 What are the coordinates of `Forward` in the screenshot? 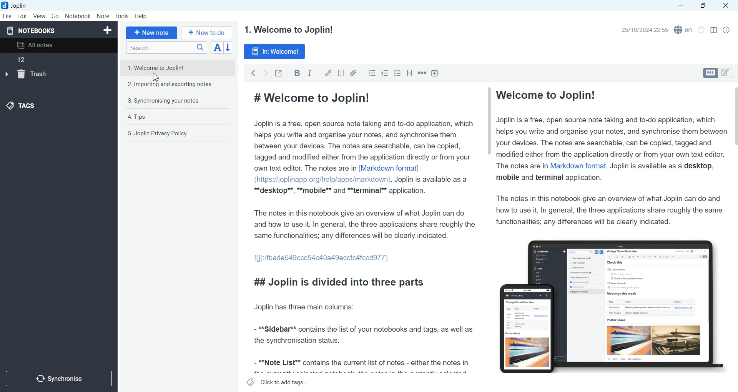 It's located at (266, 73).